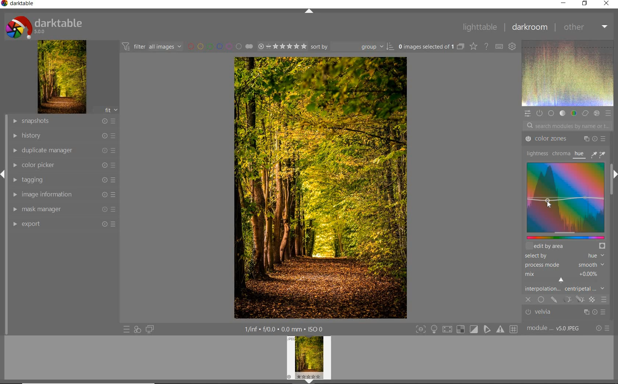 The height and width of the screenshot is (384, 618). What do you see at coordinates (558, 246) in the screenshot?
I see `shift+alt+scroll to change height` at bounding box center [558, 246].